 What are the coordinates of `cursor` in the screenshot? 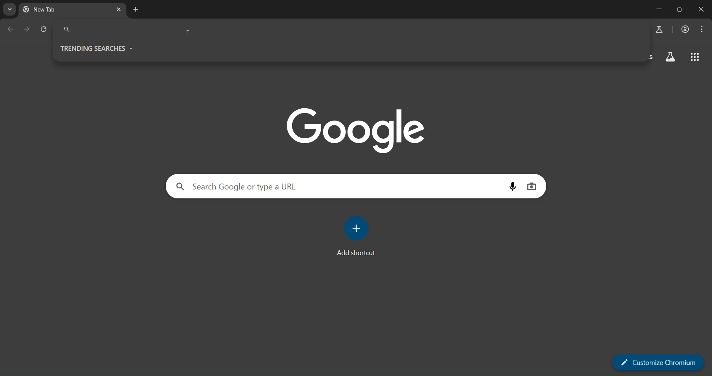 It's located at (189, 34).